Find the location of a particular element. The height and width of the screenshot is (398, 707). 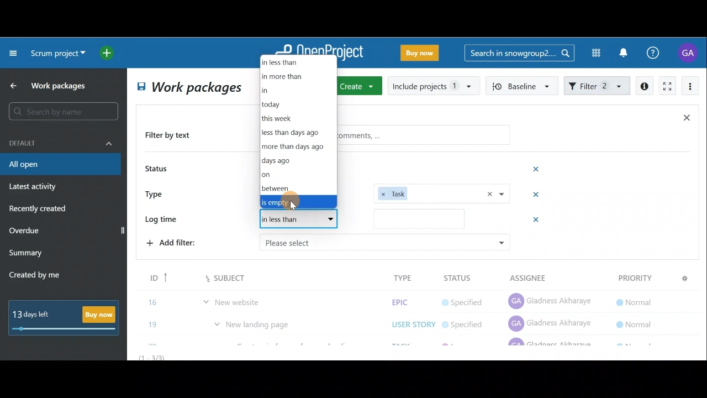

Recently created is located at coordinates (39, 210).